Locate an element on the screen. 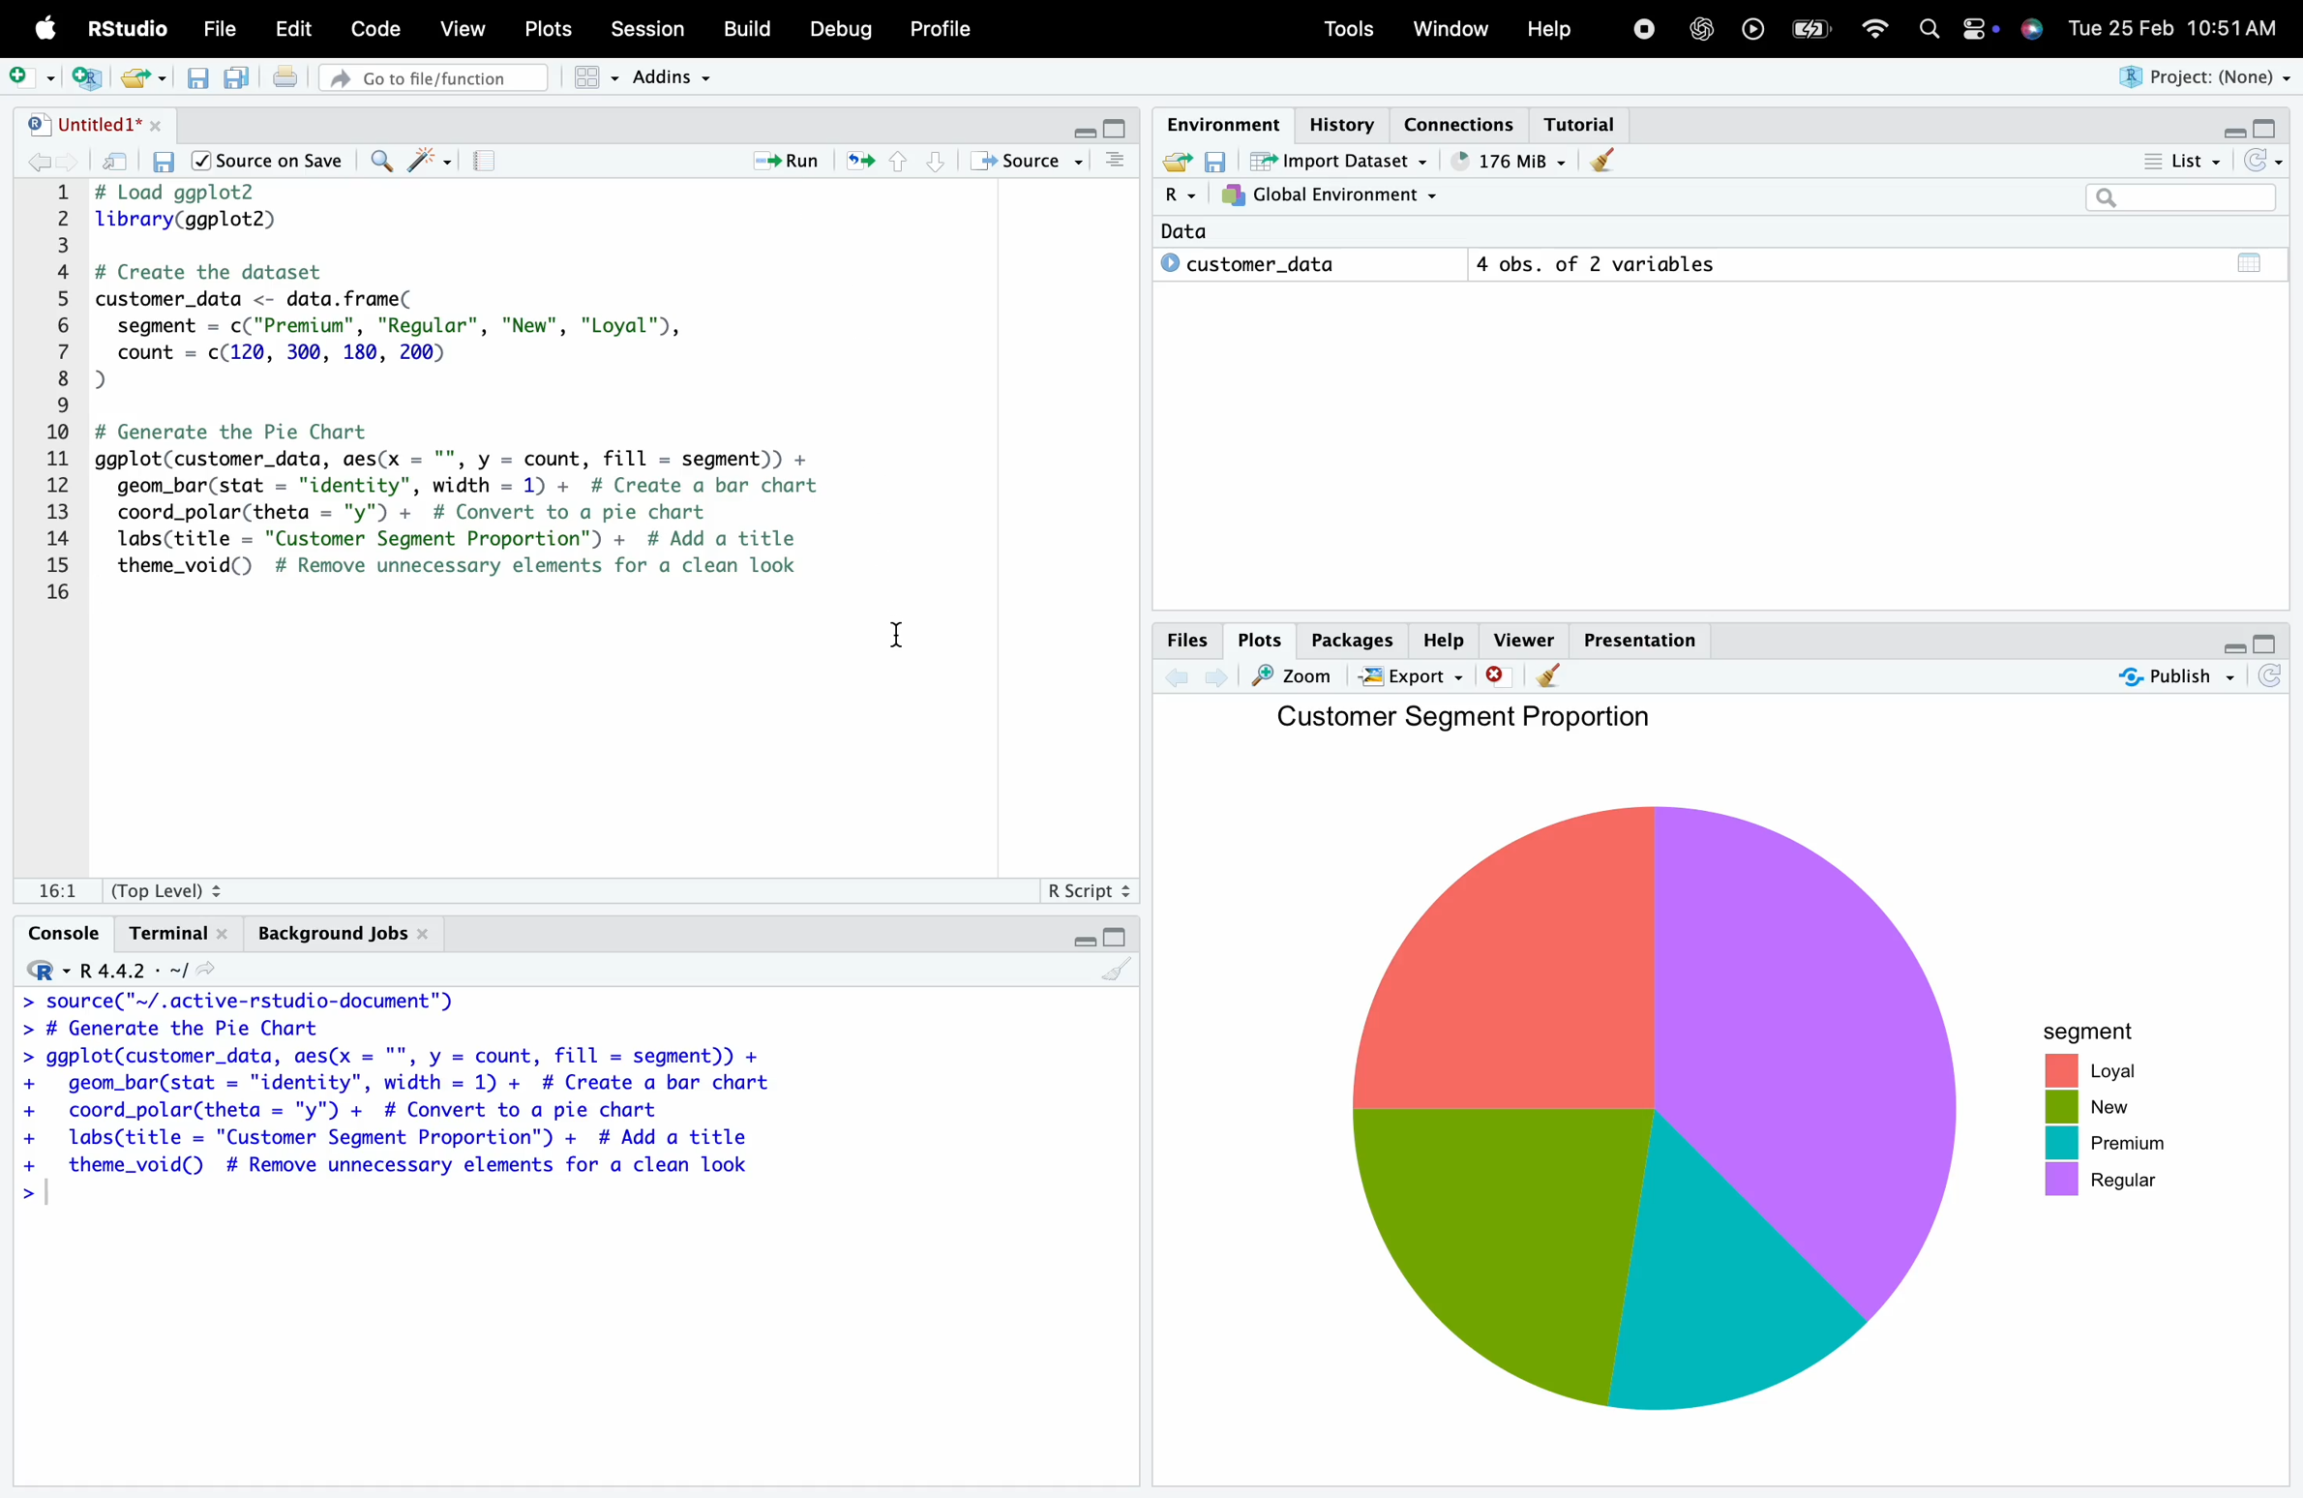 This screenshot has width=2303, height=1498. Run is located at coordinates (788, 161).